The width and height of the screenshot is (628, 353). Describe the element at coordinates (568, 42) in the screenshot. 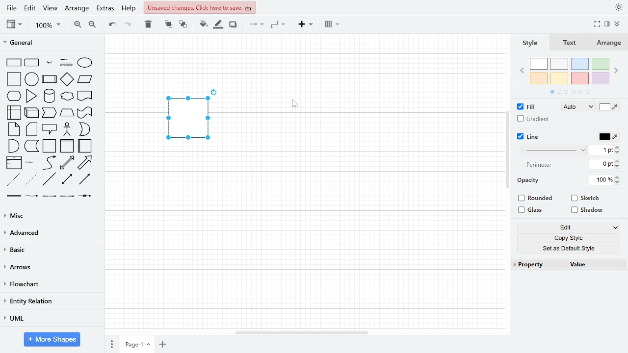

I see `text` at that location.